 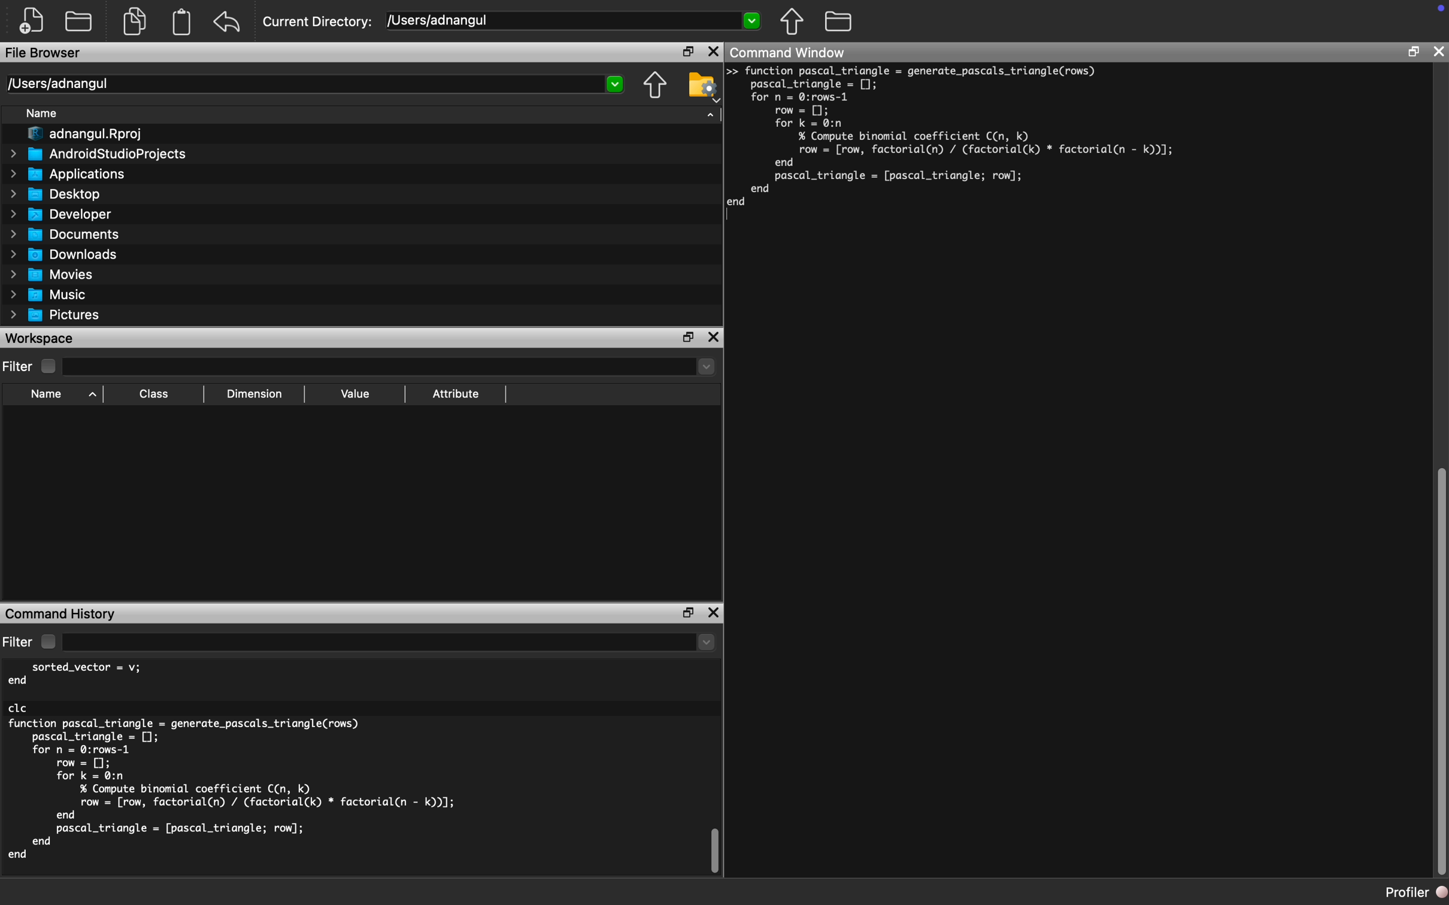 What do you see at coordinates (573, 20) in the screenshot?
I see `/Users/adnangul` at bounding box center [573, 20].